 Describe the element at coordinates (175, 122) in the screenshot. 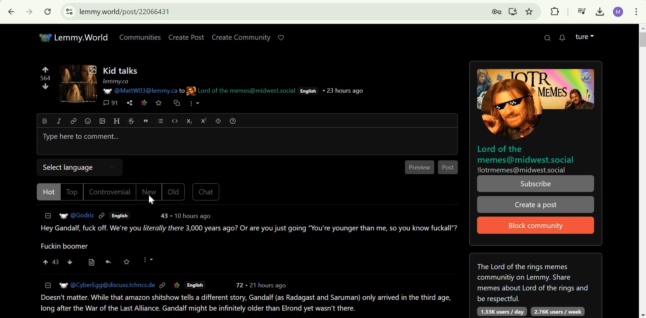

I see `code` at that location.